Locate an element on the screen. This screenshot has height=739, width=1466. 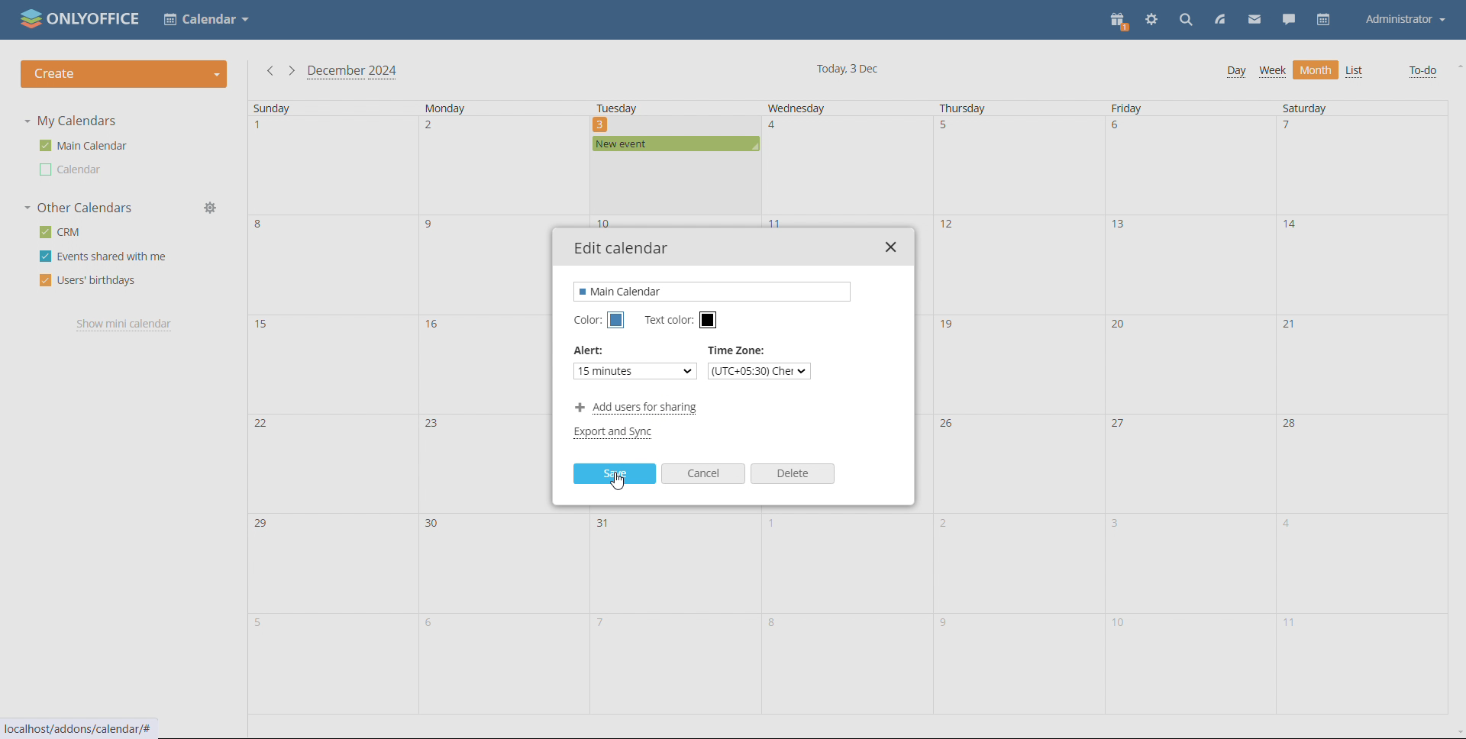
Alert is located at coordinates (589, 353).